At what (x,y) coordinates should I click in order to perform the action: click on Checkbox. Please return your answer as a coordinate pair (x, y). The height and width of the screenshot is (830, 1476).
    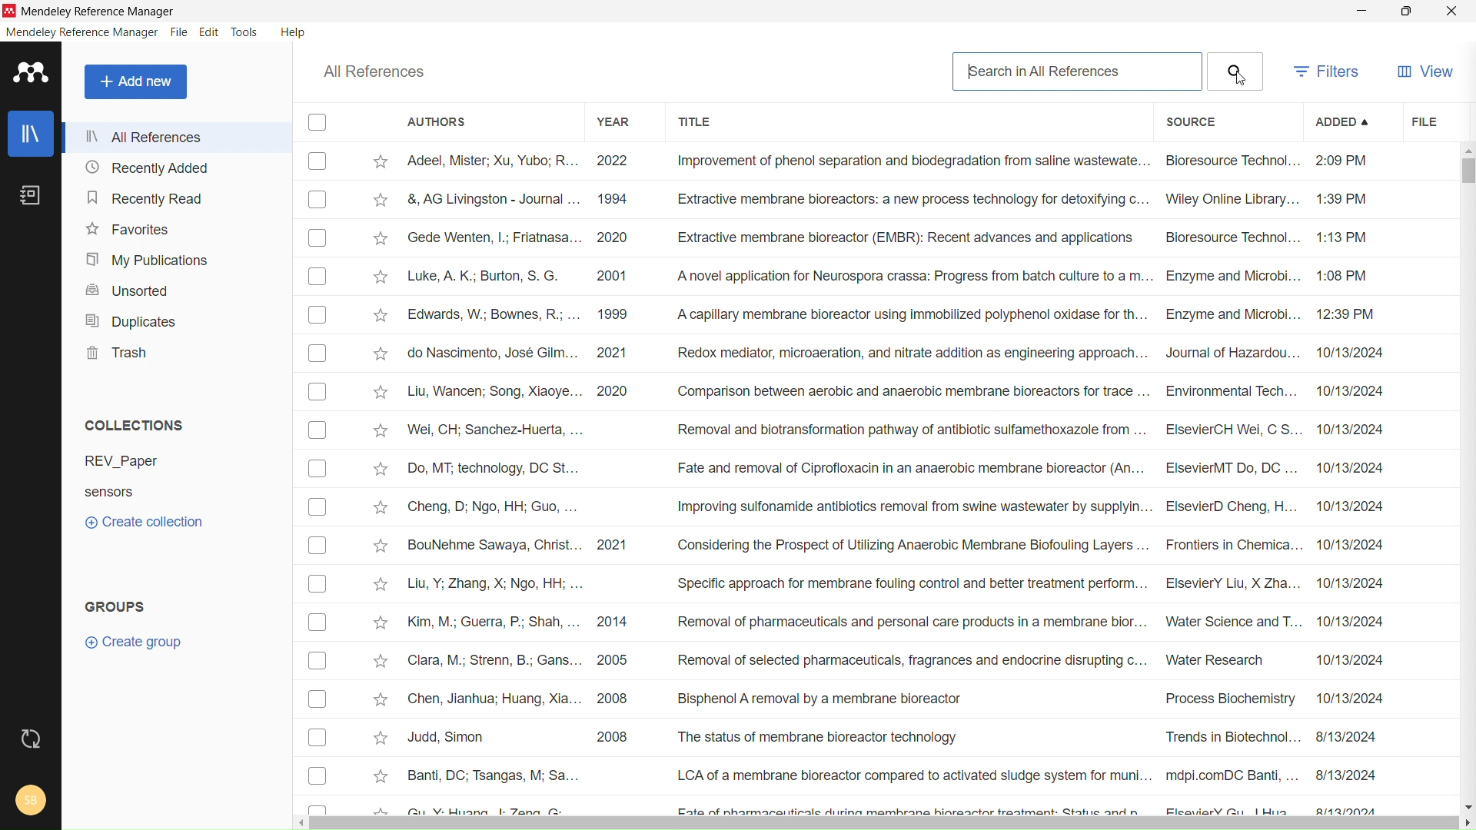
    Looking at the image, I should click on (318, 276).